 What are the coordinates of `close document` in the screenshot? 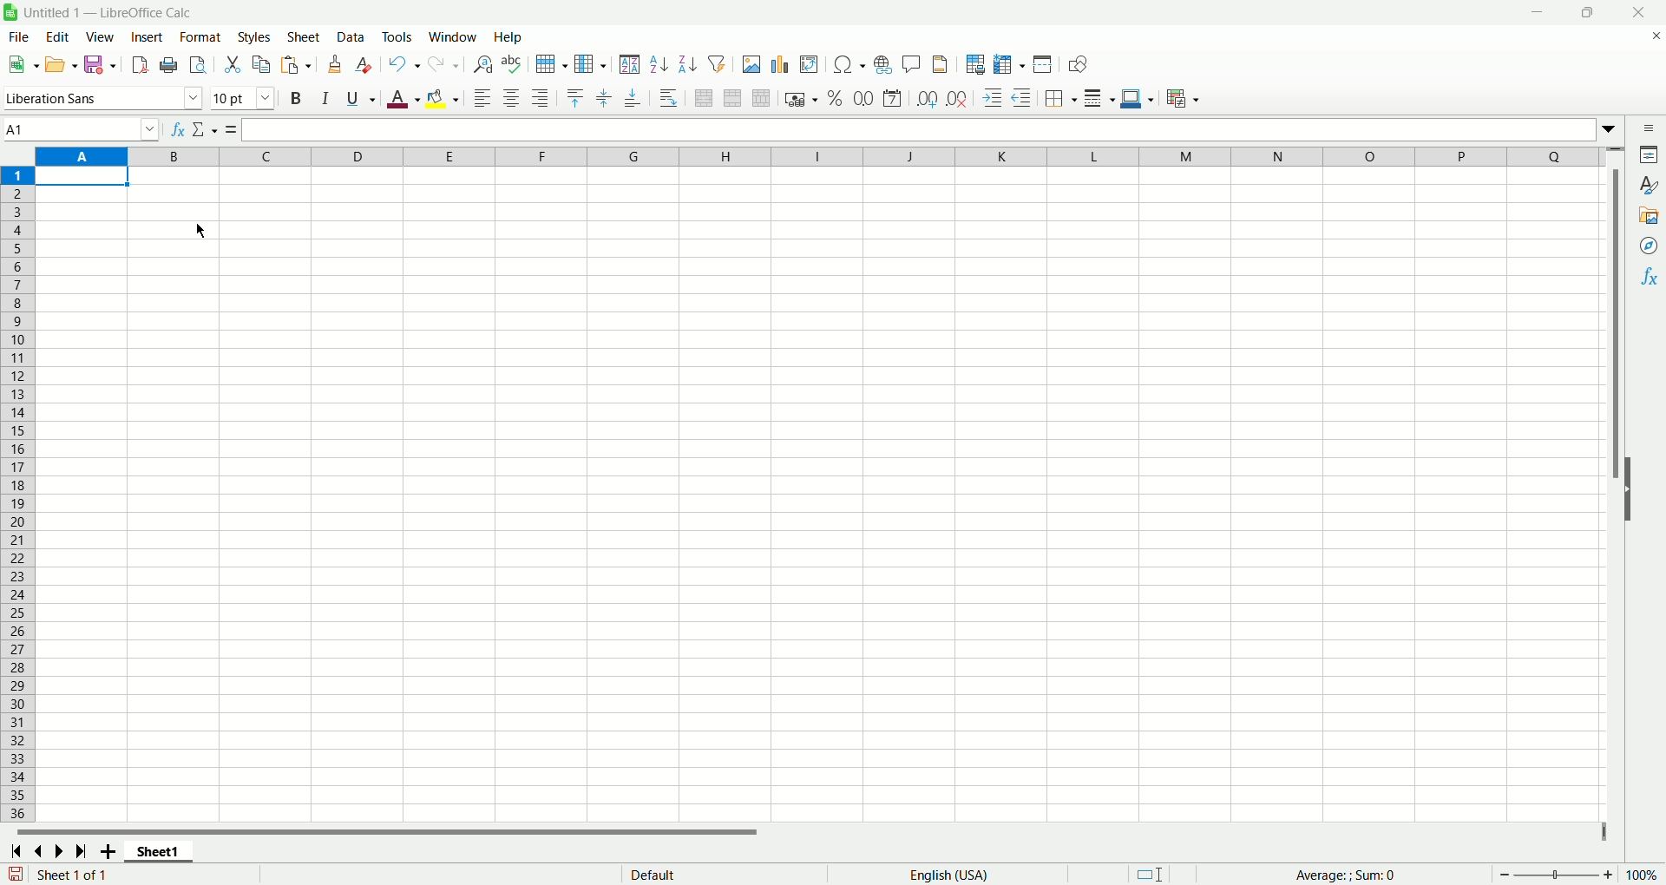 It's located at (1652, 41).